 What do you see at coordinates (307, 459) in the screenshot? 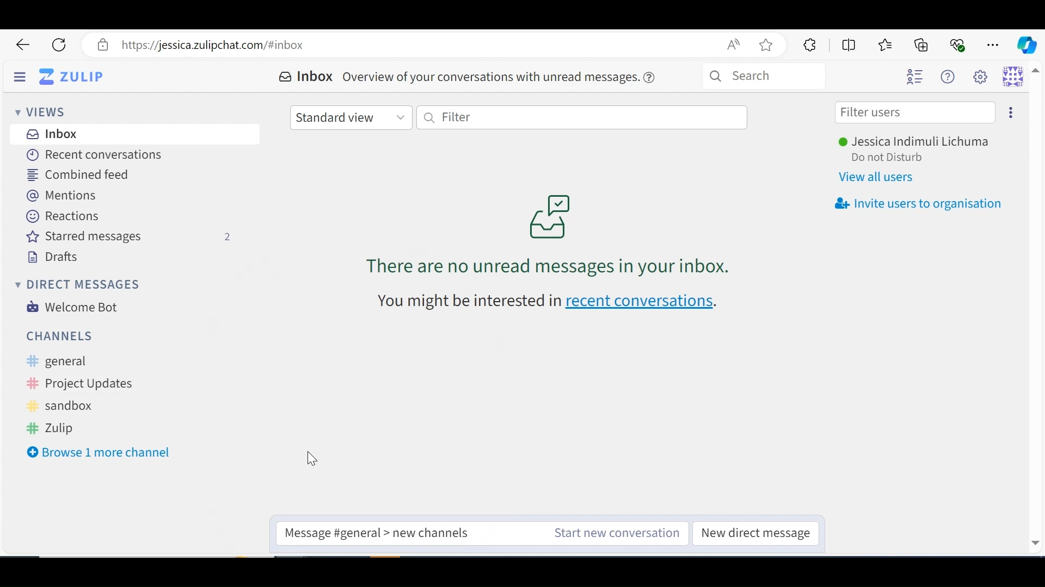
I see `cursor` at bounding box center [307, 459].